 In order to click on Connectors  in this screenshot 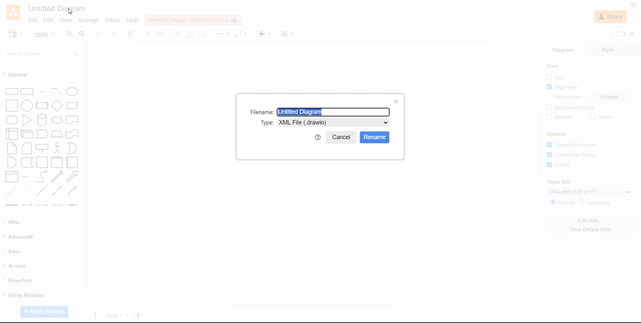, I will do `click(222, 34)`.